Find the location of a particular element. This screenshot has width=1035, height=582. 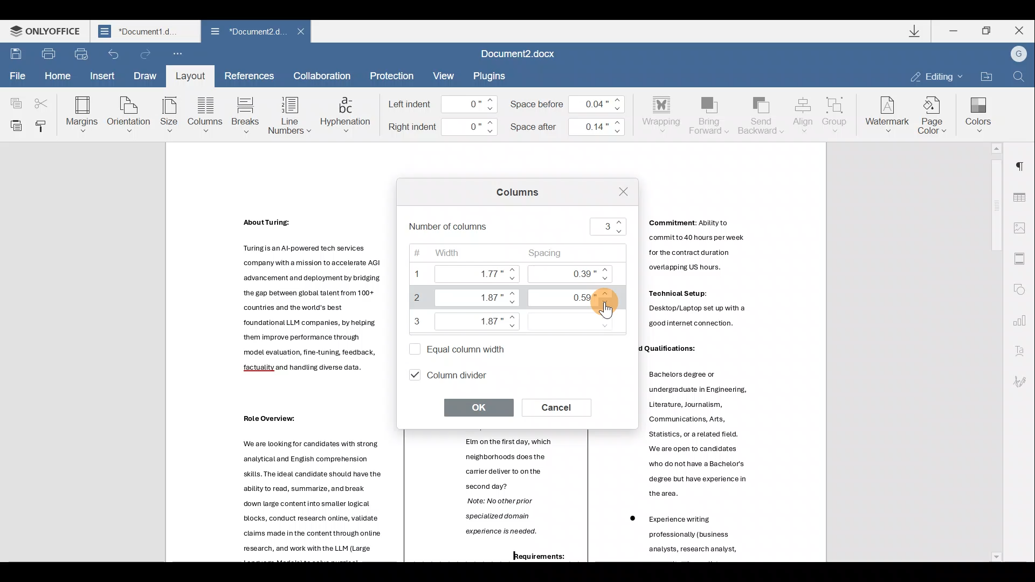

Send backward is located at coordinates (760, 114).